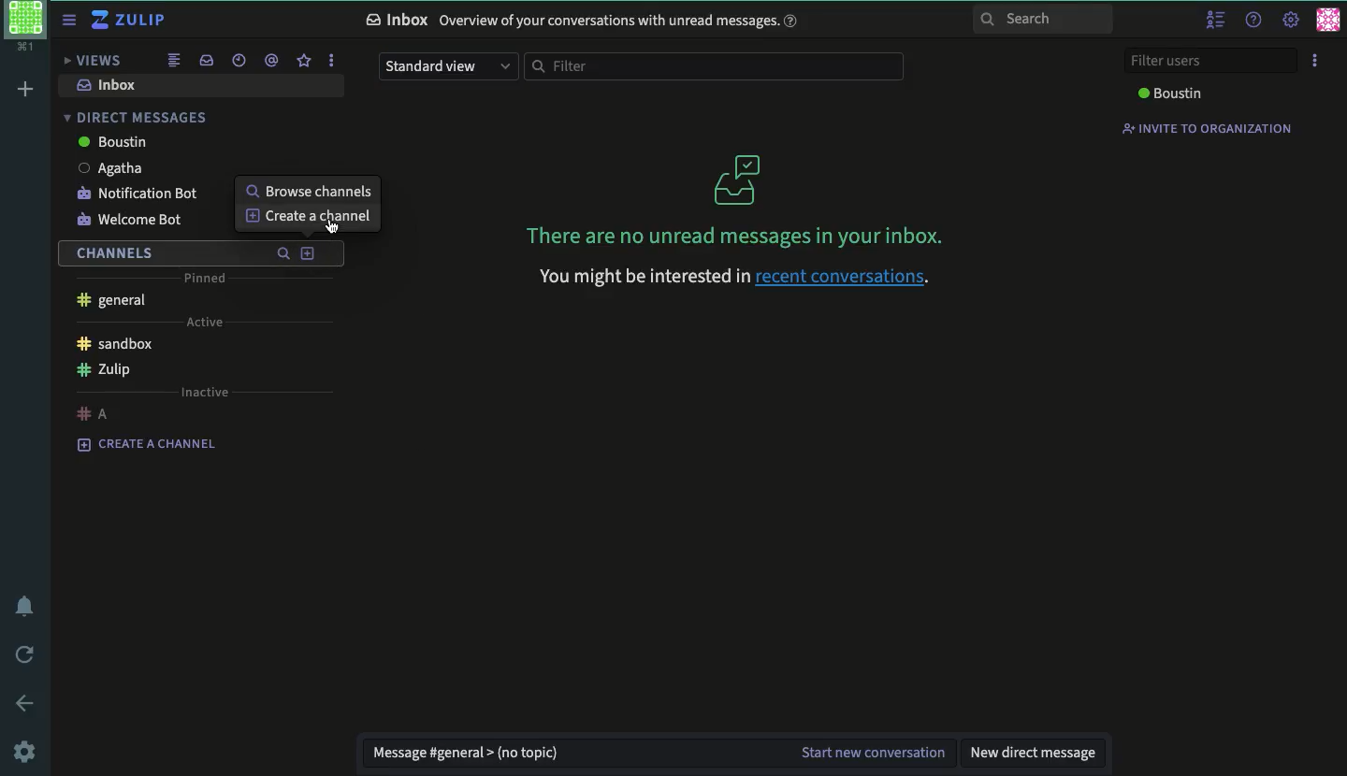 This screenshot has width=1347, height=776. Describe the element at coordinates (1328, 19) in the screenshot. I see `user profile` at that location.